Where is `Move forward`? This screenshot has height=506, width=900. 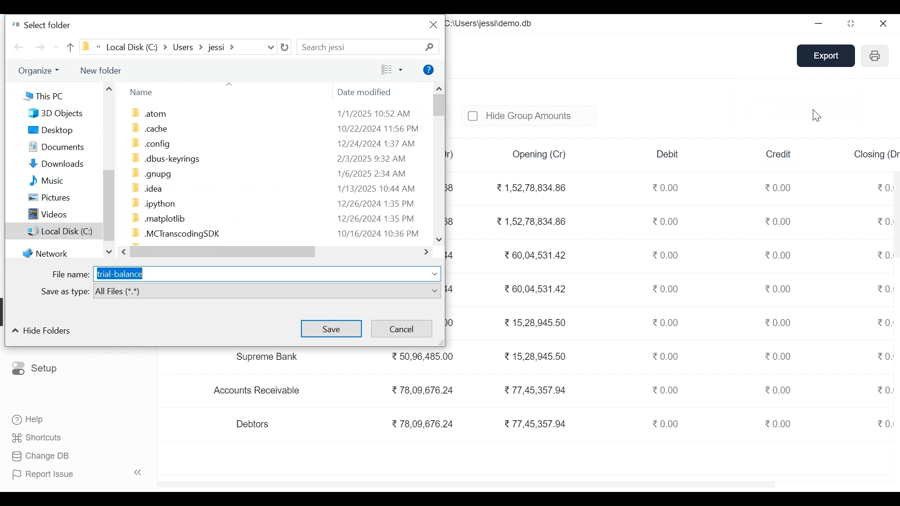 Move forward is located at coordinates (41, 47).